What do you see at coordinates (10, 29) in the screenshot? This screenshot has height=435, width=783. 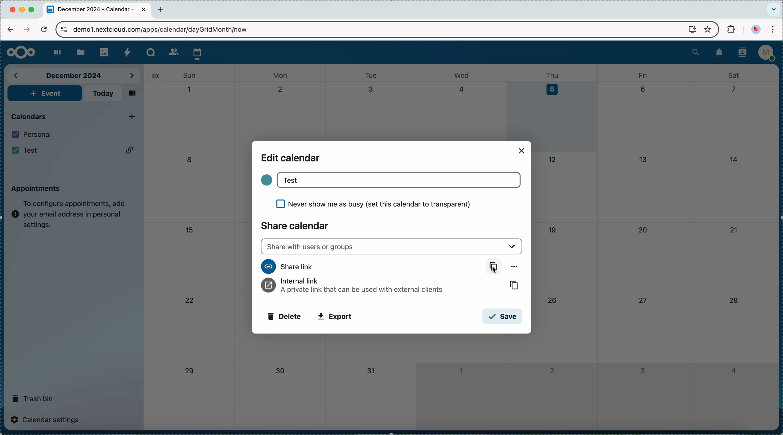 I see `navigate back` at bounding box center [10, 29].